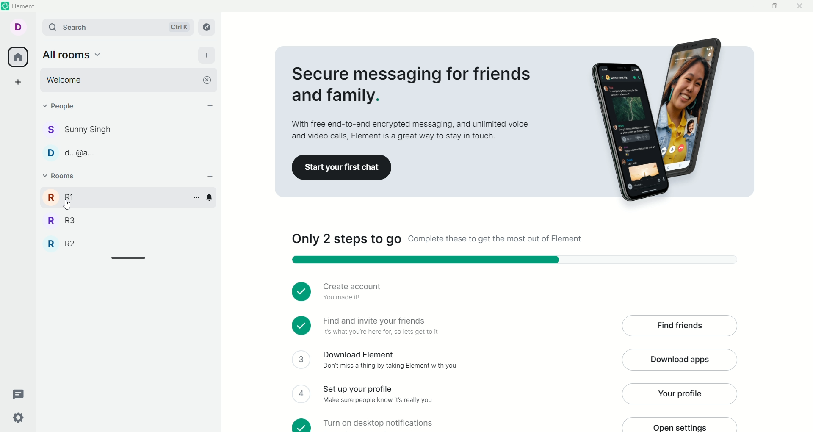  I want to click on create a space, so click(18, 82).